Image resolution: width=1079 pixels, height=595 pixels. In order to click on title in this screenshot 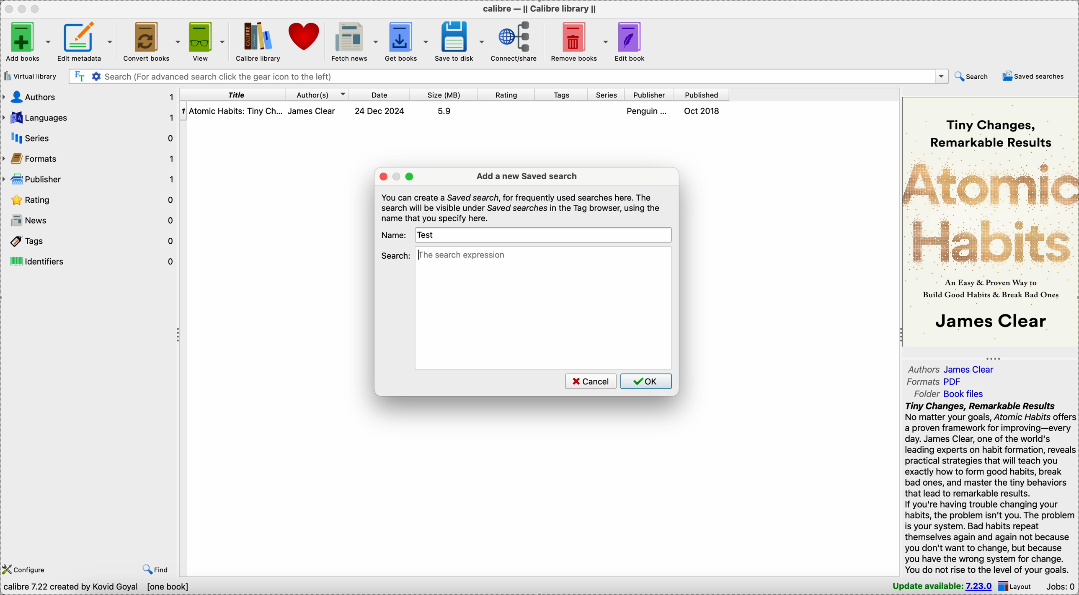, I will do `click(233, 94)`.